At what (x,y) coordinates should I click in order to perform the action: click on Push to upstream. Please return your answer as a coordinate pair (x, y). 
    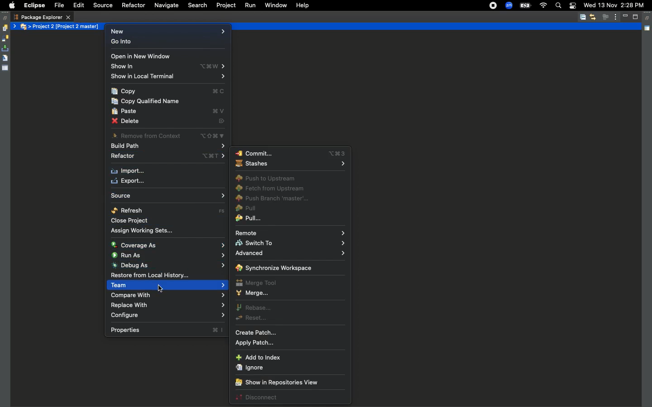
    Looking at the image, I should click on (266, 179).